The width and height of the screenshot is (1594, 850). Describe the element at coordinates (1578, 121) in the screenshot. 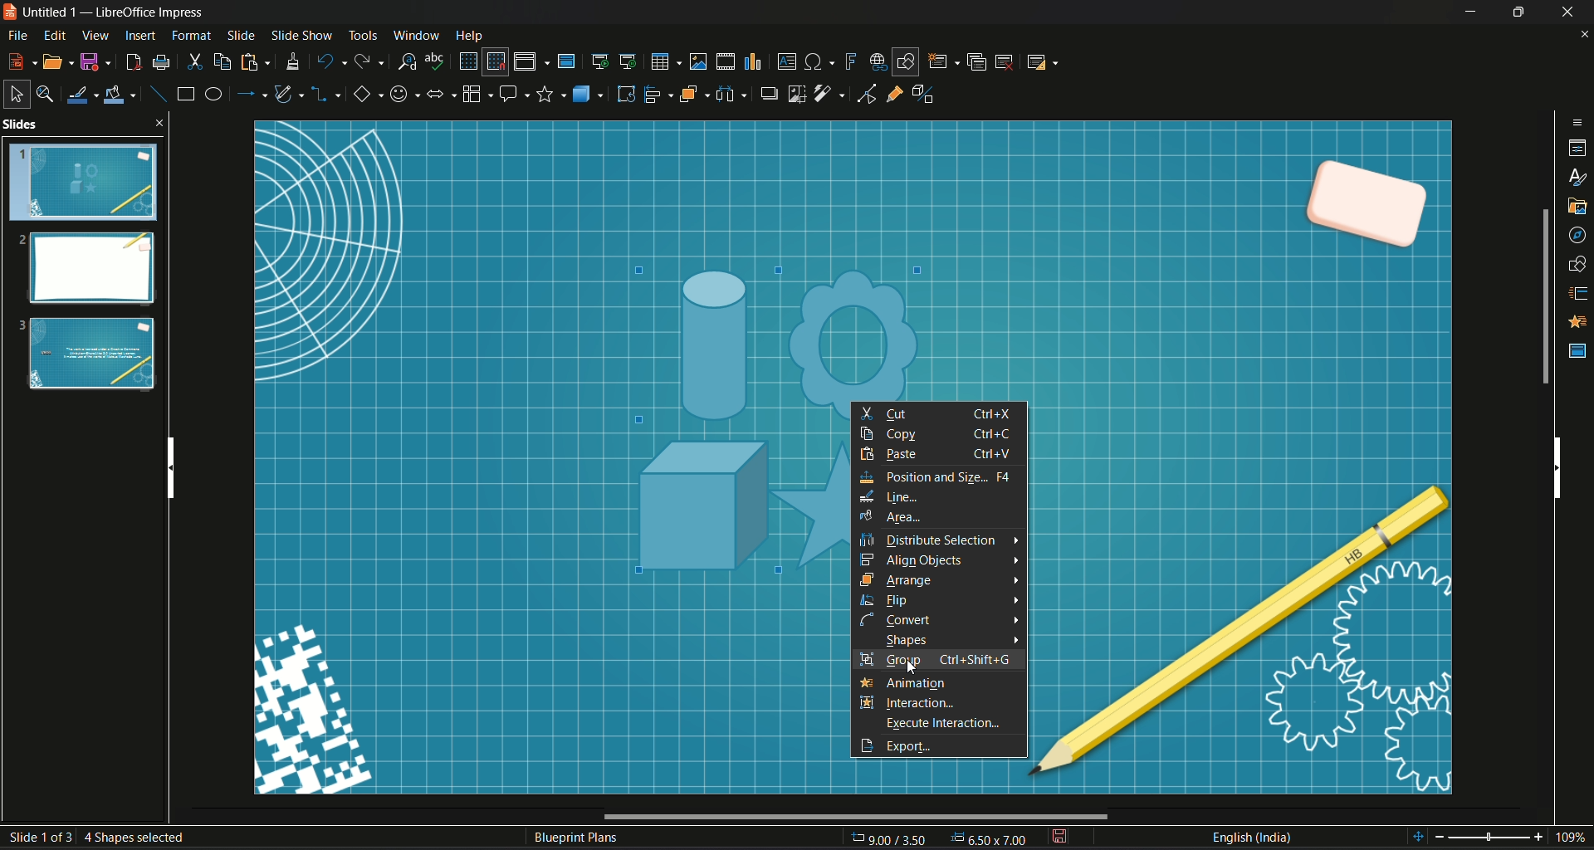

I see `sidebar options` at that location.